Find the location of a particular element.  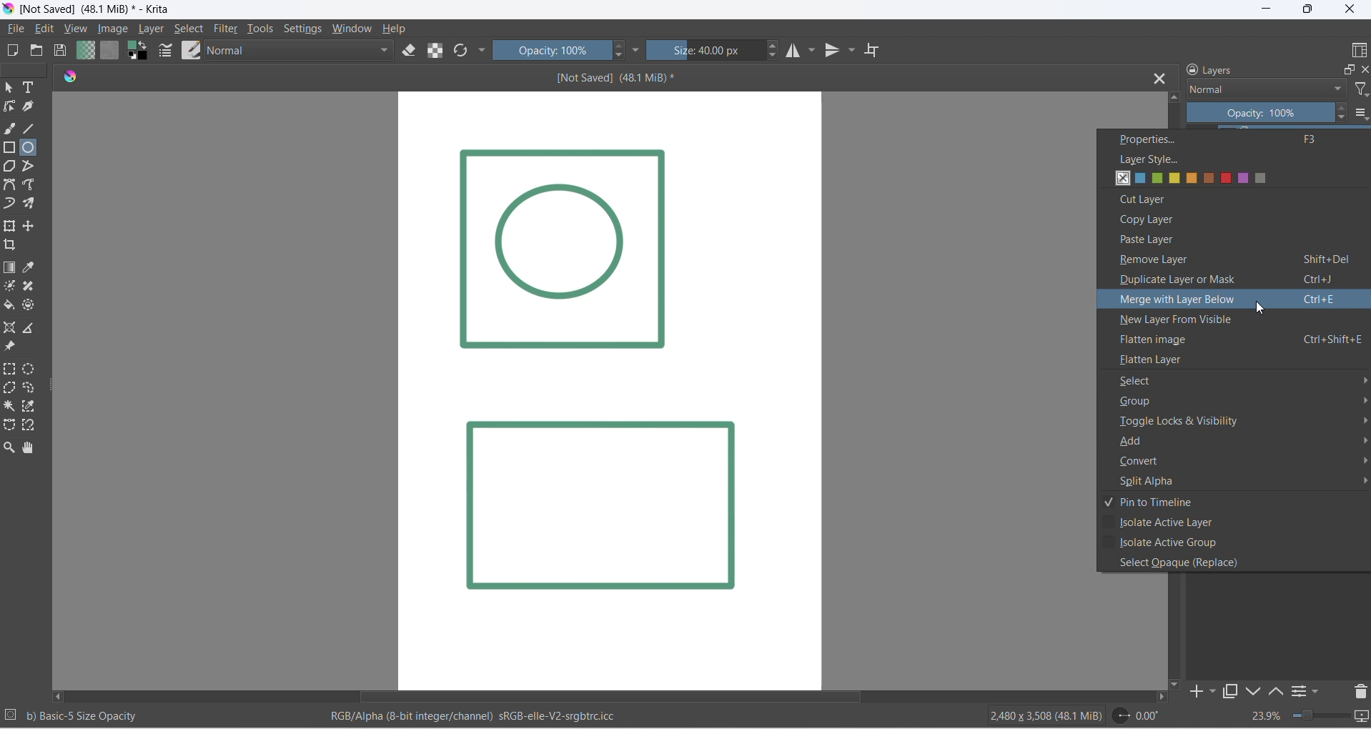

maximize is located at coordinates (1346, 68).